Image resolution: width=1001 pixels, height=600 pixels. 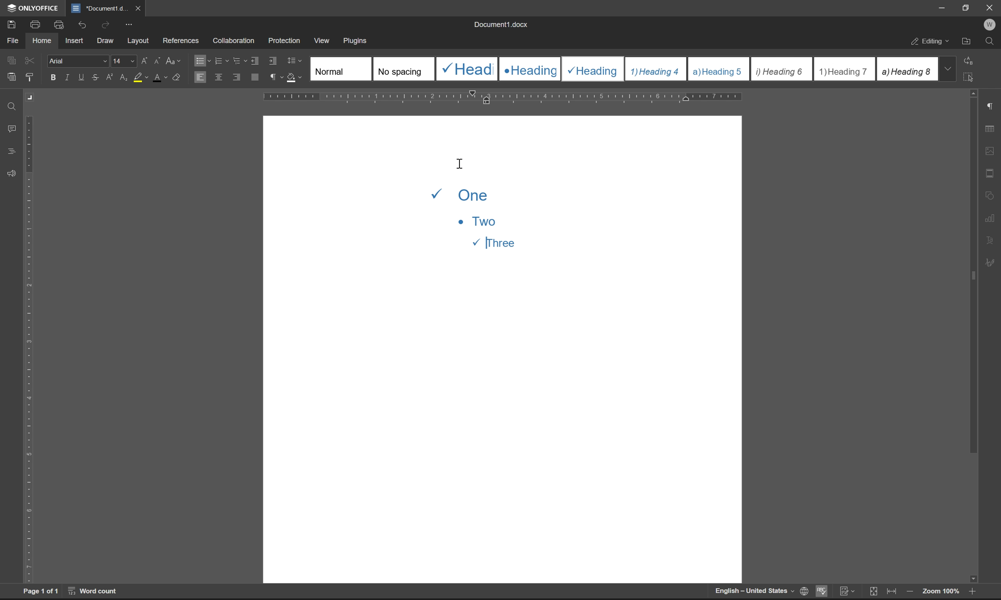 What do you see at coordinates (274, 61) in the screenshot?
I see `increase indent` at bounding box center [274, 61].